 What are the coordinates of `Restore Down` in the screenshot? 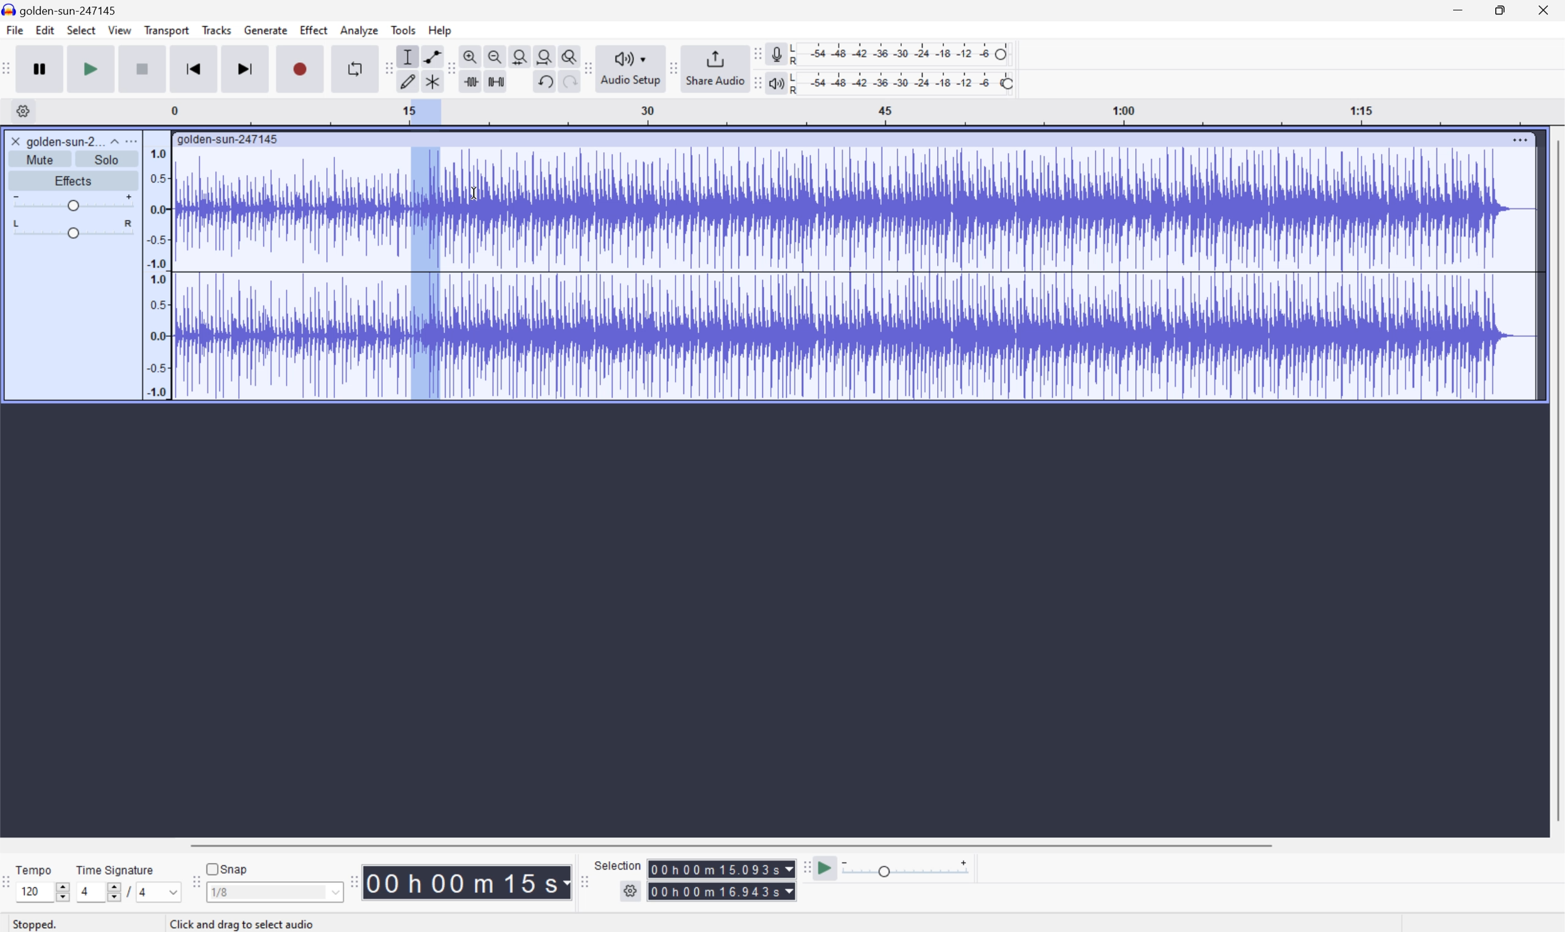 It's located at (1496, 9).